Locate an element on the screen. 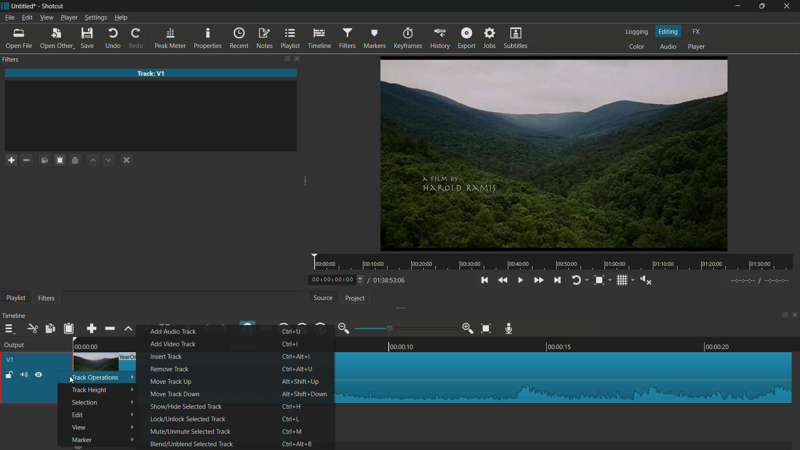 The height and width of the screenshot is (450, 800). quickly play backward is located at coordinates (503, 280).